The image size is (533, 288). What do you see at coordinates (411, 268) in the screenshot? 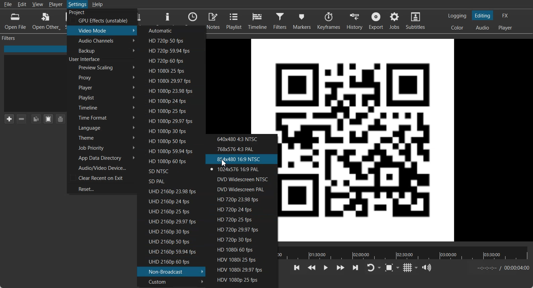
I see `Toggle grid display` at bounding box center [411, 268].